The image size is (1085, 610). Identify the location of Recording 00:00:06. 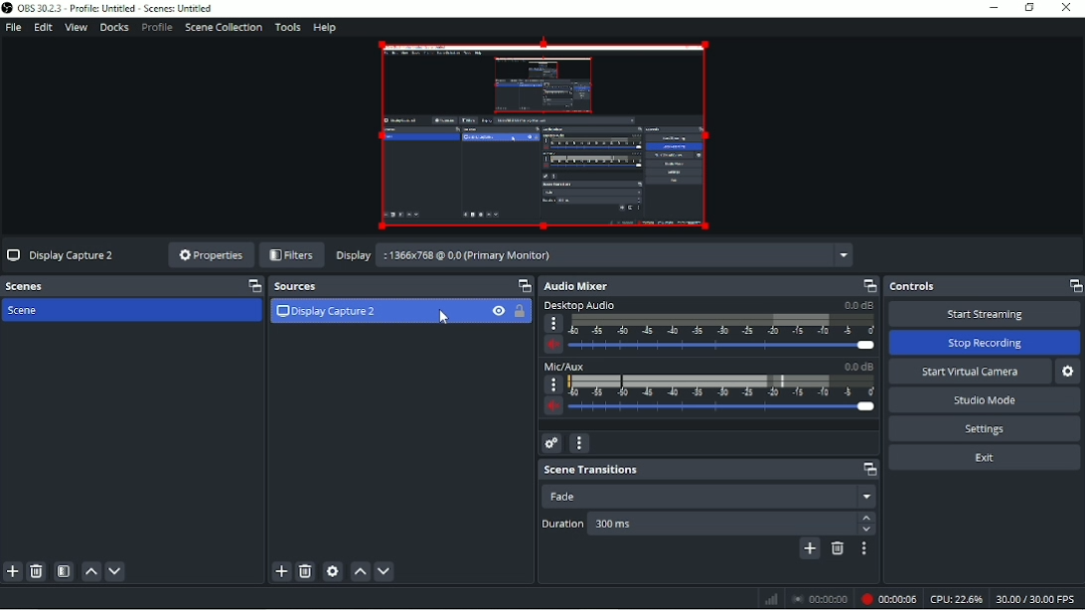
(886, 599).